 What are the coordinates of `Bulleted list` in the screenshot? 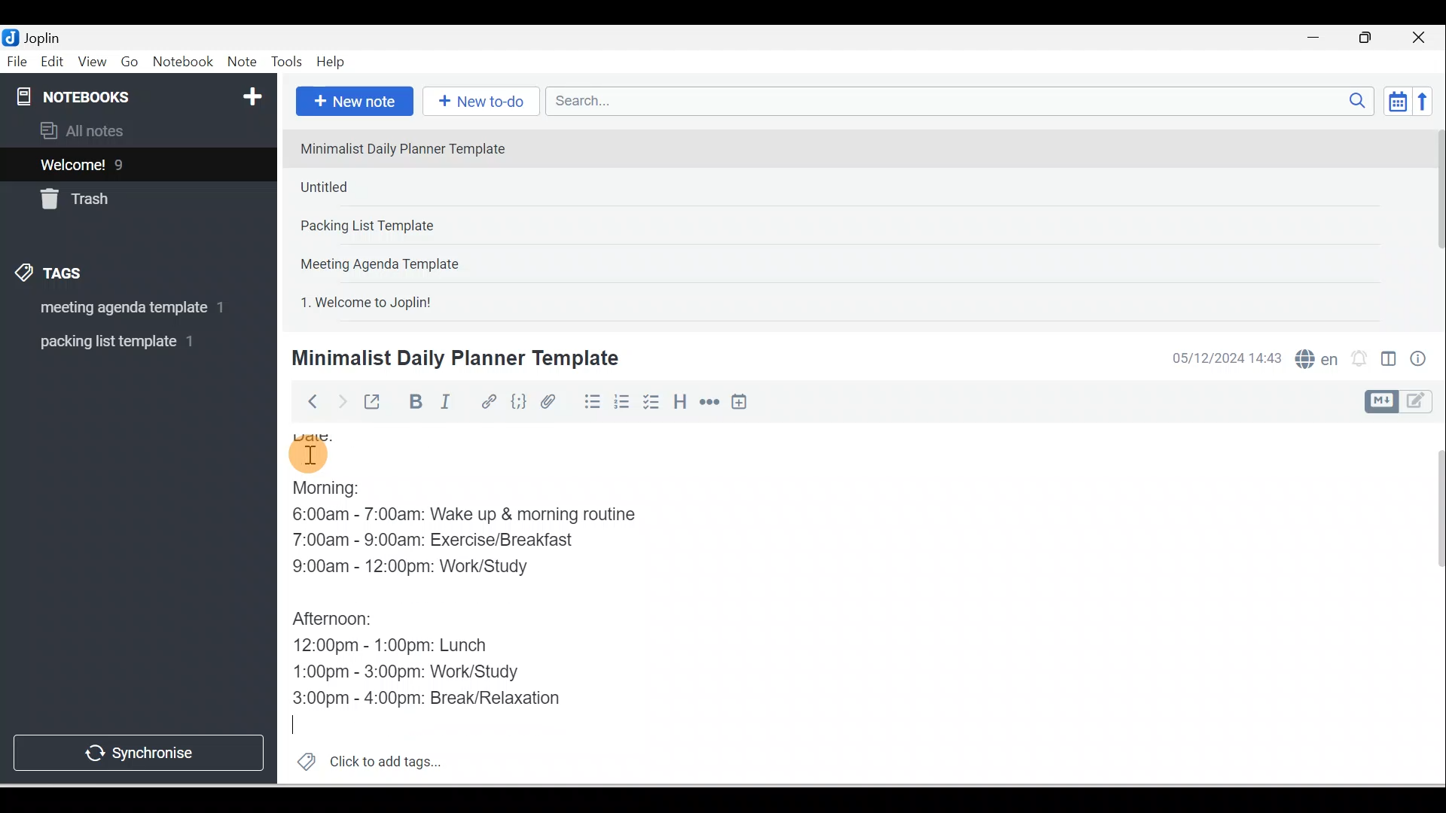 It's located at (589, 401).